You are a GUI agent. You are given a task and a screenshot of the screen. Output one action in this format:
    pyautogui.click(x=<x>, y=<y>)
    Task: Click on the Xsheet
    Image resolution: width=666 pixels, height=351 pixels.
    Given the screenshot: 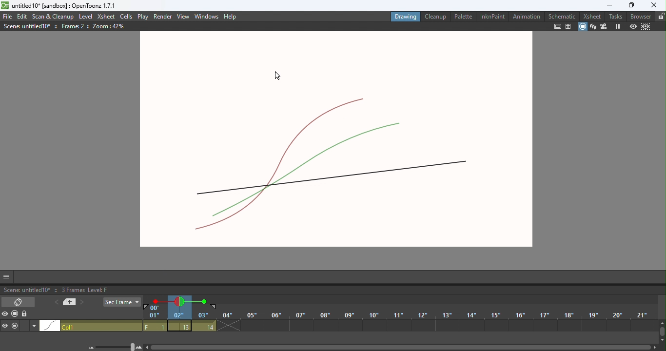 What is the action you would take?
    pyautogui.click(x=591, y=16)
    